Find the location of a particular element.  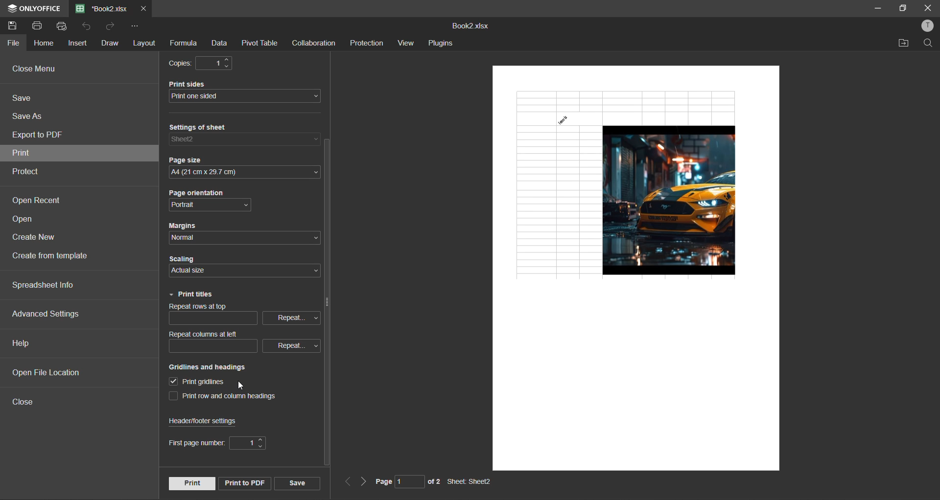

page orientation is located at coordinates (198, 194).